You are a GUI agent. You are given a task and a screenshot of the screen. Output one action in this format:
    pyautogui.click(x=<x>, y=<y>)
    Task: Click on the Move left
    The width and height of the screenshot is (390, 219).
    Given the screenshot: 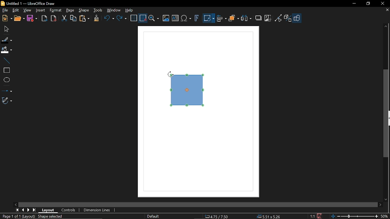 What is the action you would take?
    pyautogui.click(x=16, y=204)
    